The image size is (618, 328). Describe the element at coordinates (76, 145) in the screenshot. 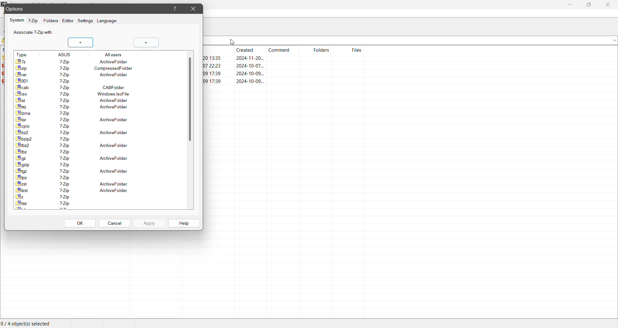

I see `Archived Folder` at that location.